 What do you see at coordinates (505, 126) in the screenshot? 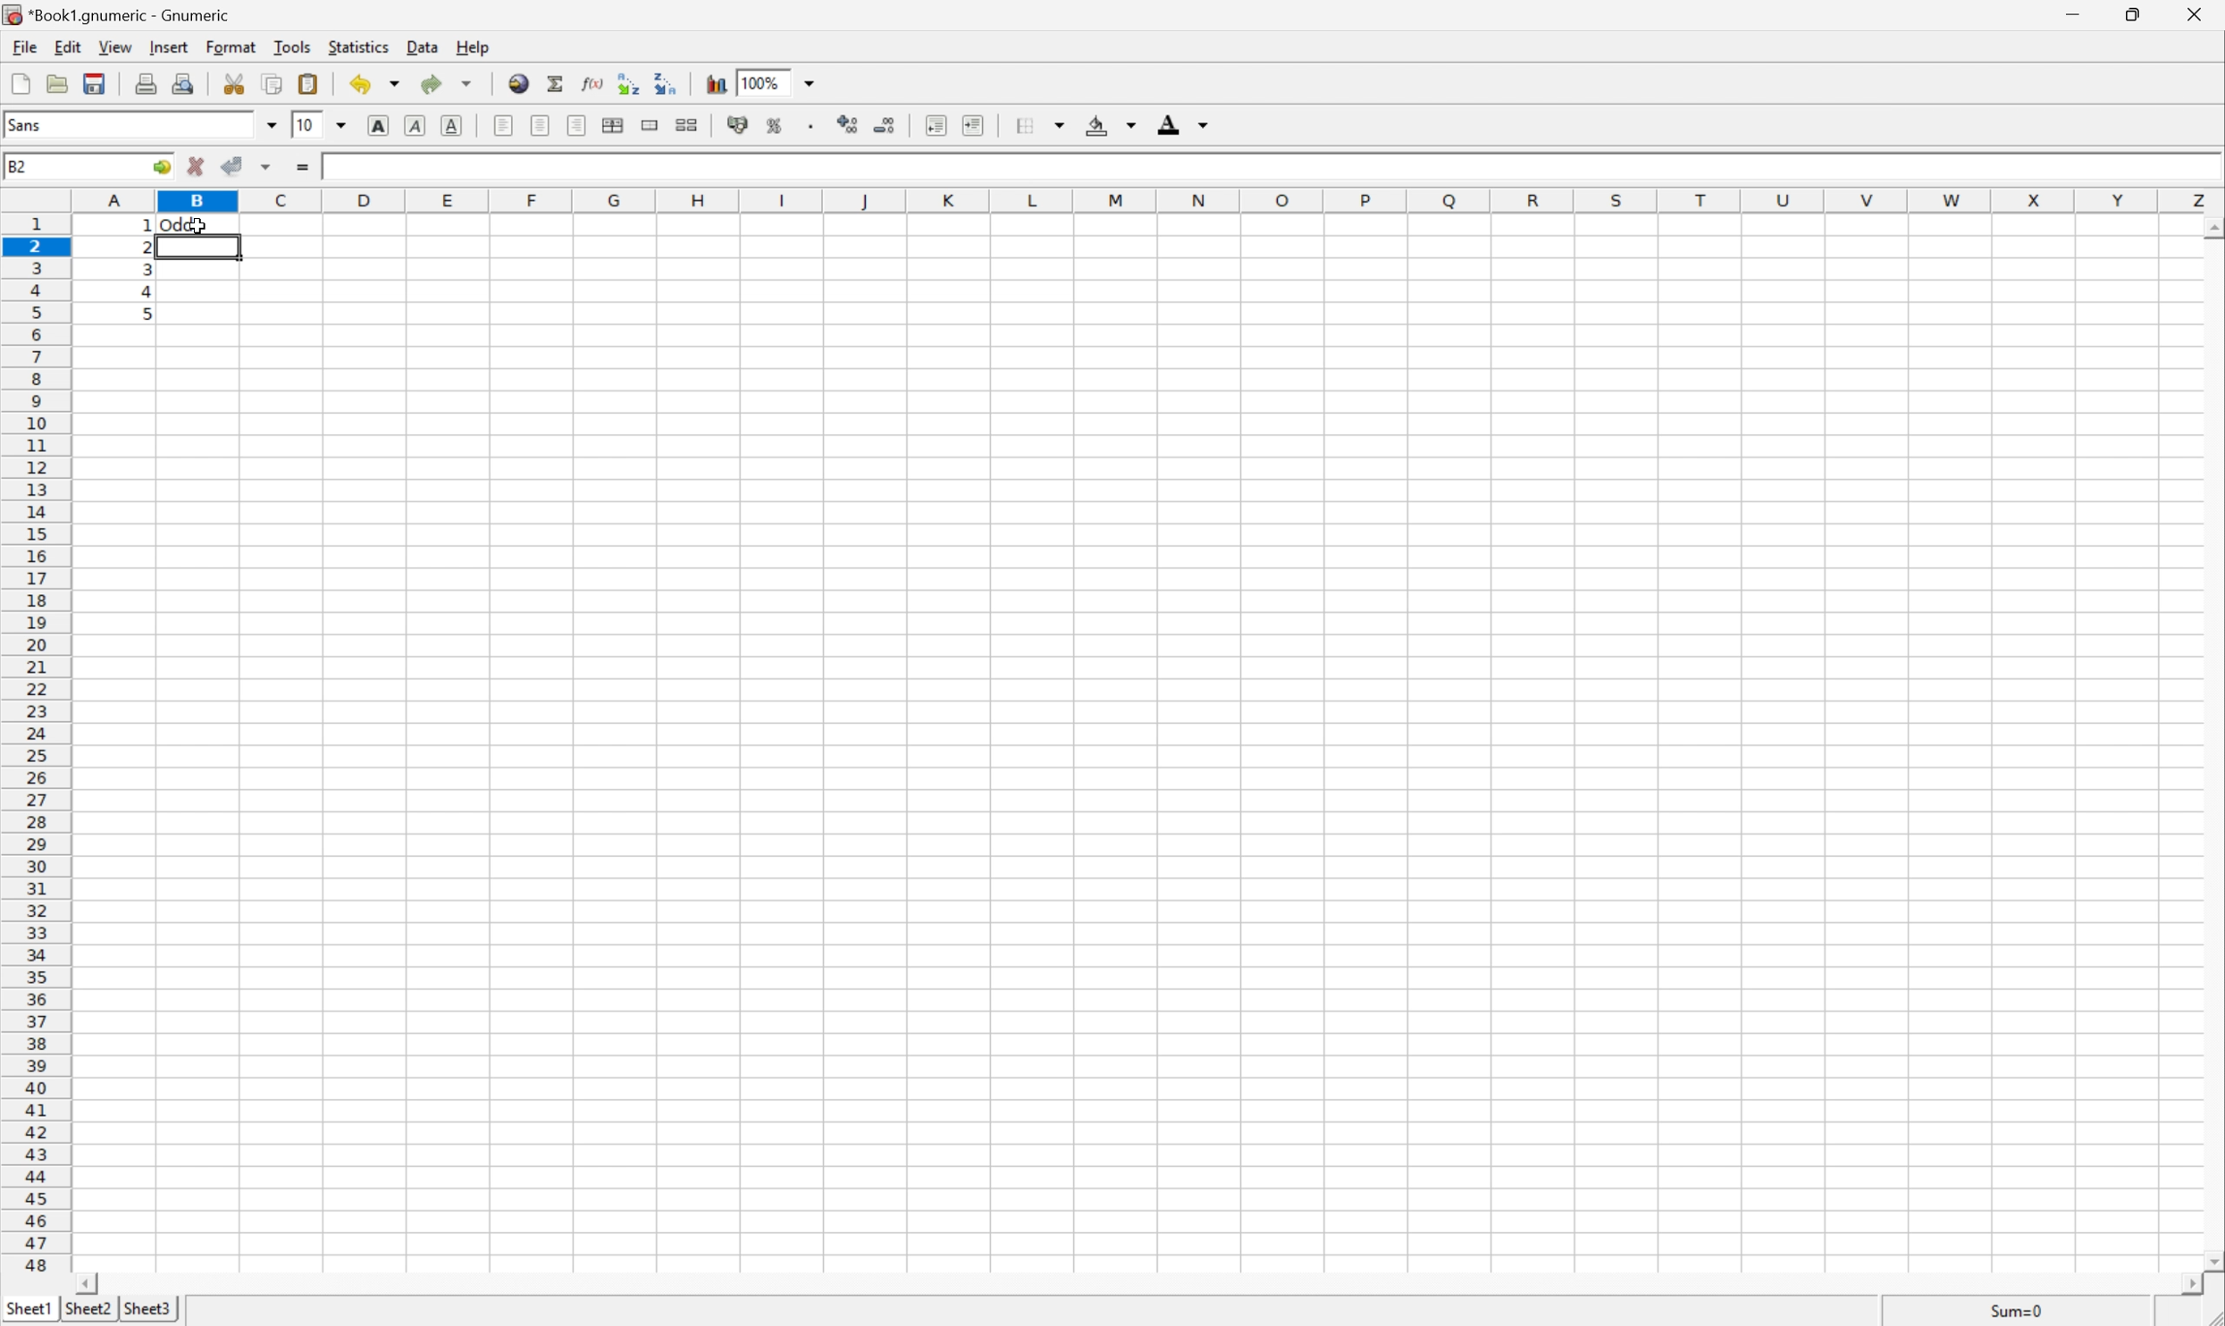
I see `Align Left` at bounding box center [505, 126].